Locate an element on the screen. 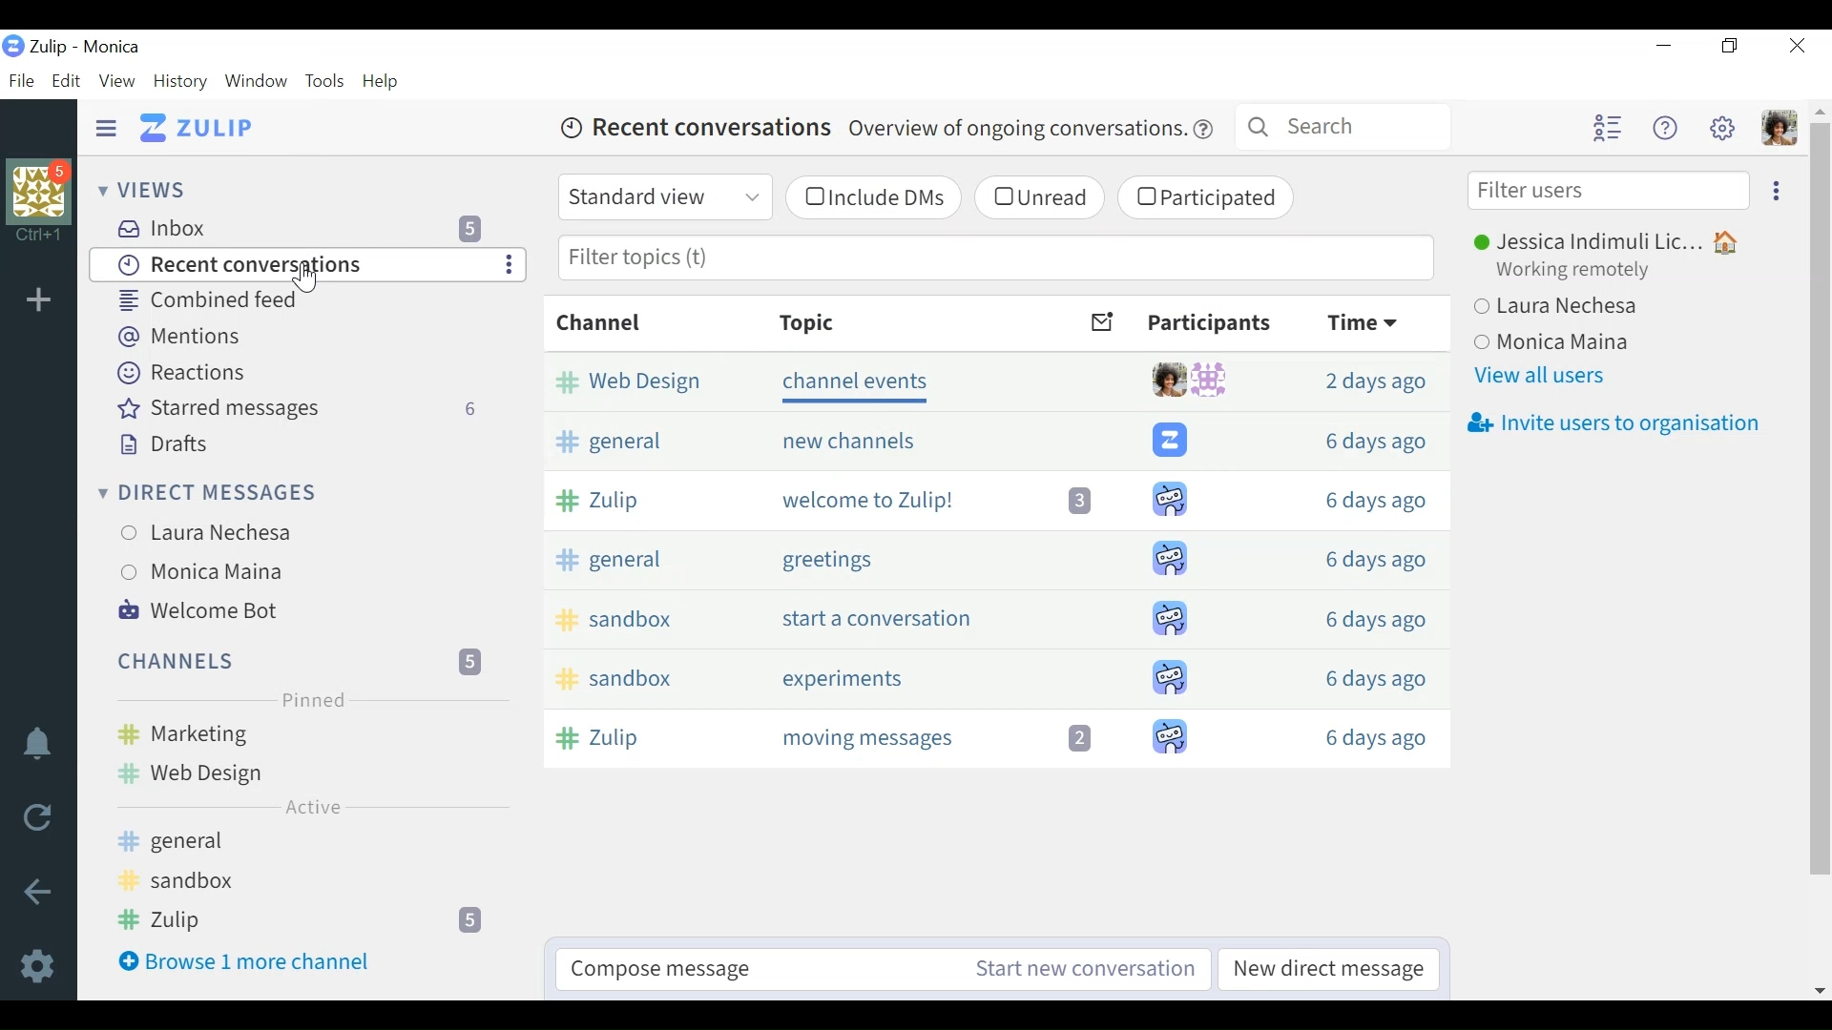 This screenshot has width=1832, height=1030. notification is located at coordinates (38, 745).